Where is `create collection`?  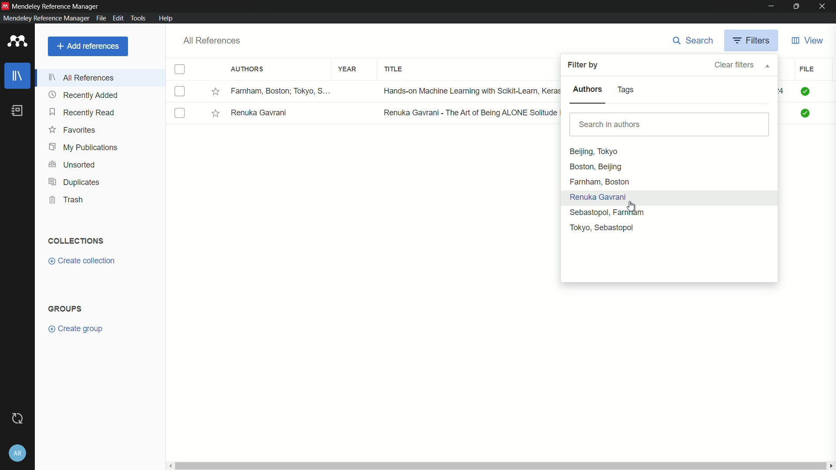 create collection is located at coordinates (83, 261).